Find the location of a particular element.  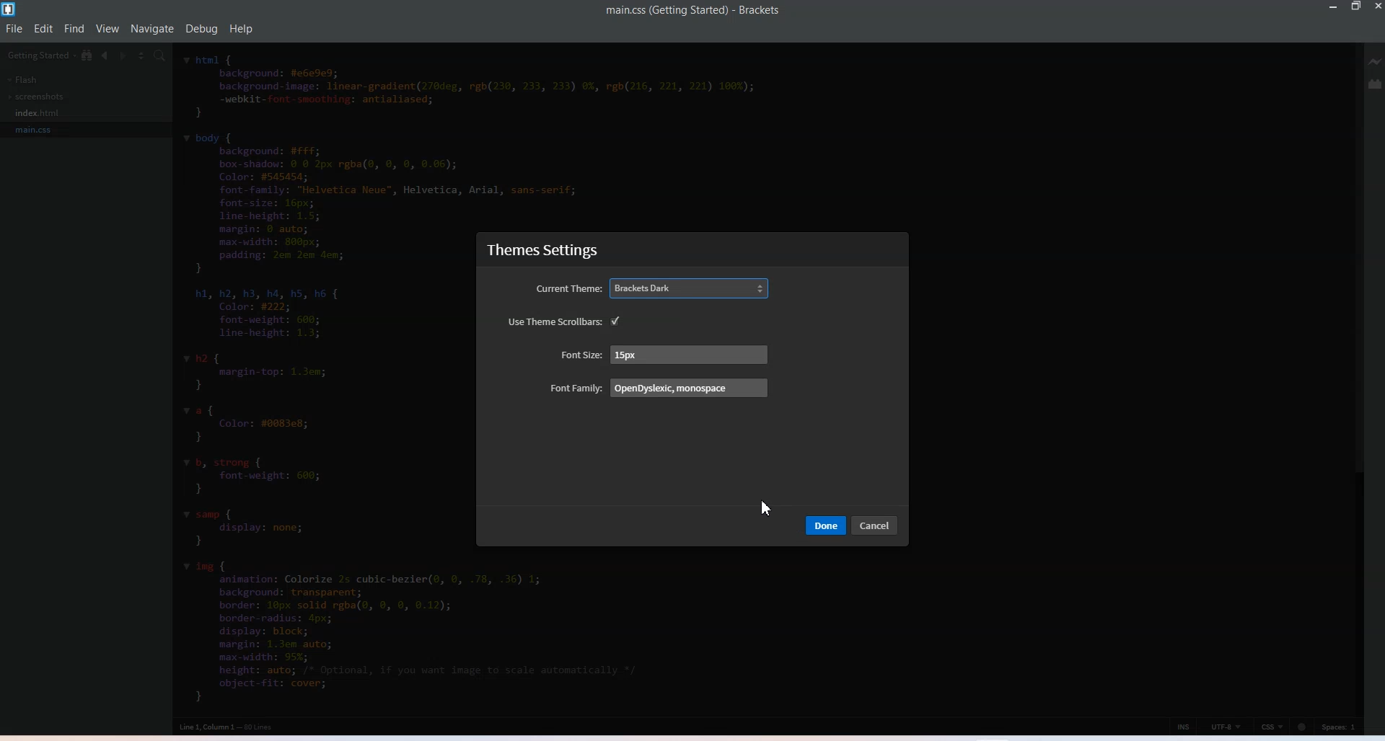

File is located at coordinates (14, 30).